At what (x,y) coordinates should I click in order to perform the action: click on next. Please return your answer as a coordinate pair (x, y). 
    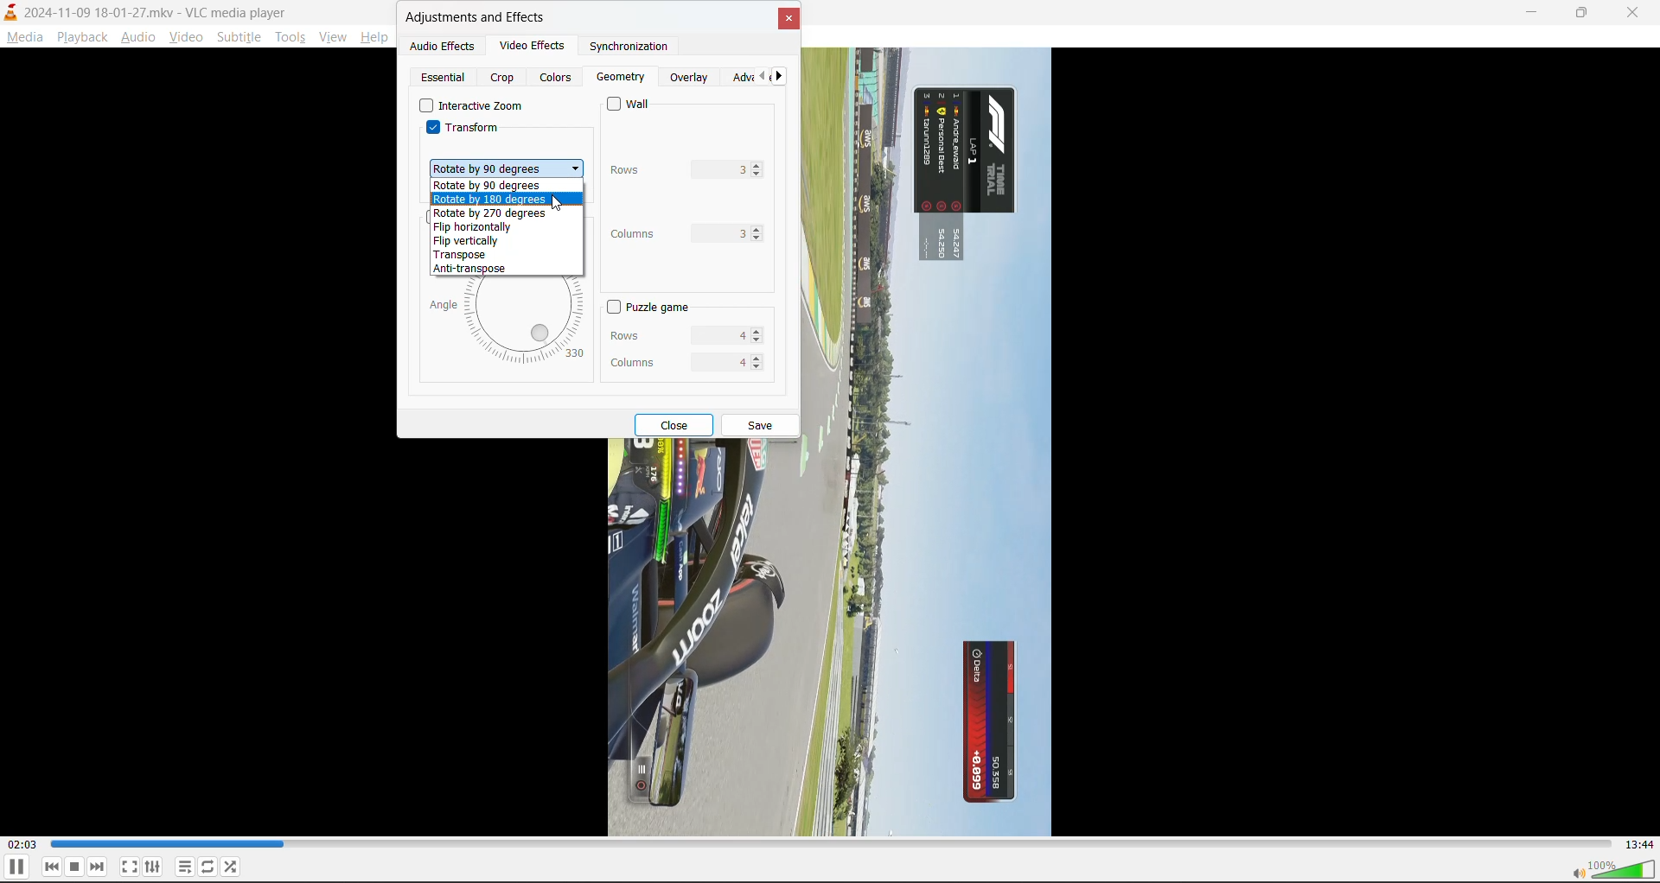
    Looking at the image, I should click on (782, 79).